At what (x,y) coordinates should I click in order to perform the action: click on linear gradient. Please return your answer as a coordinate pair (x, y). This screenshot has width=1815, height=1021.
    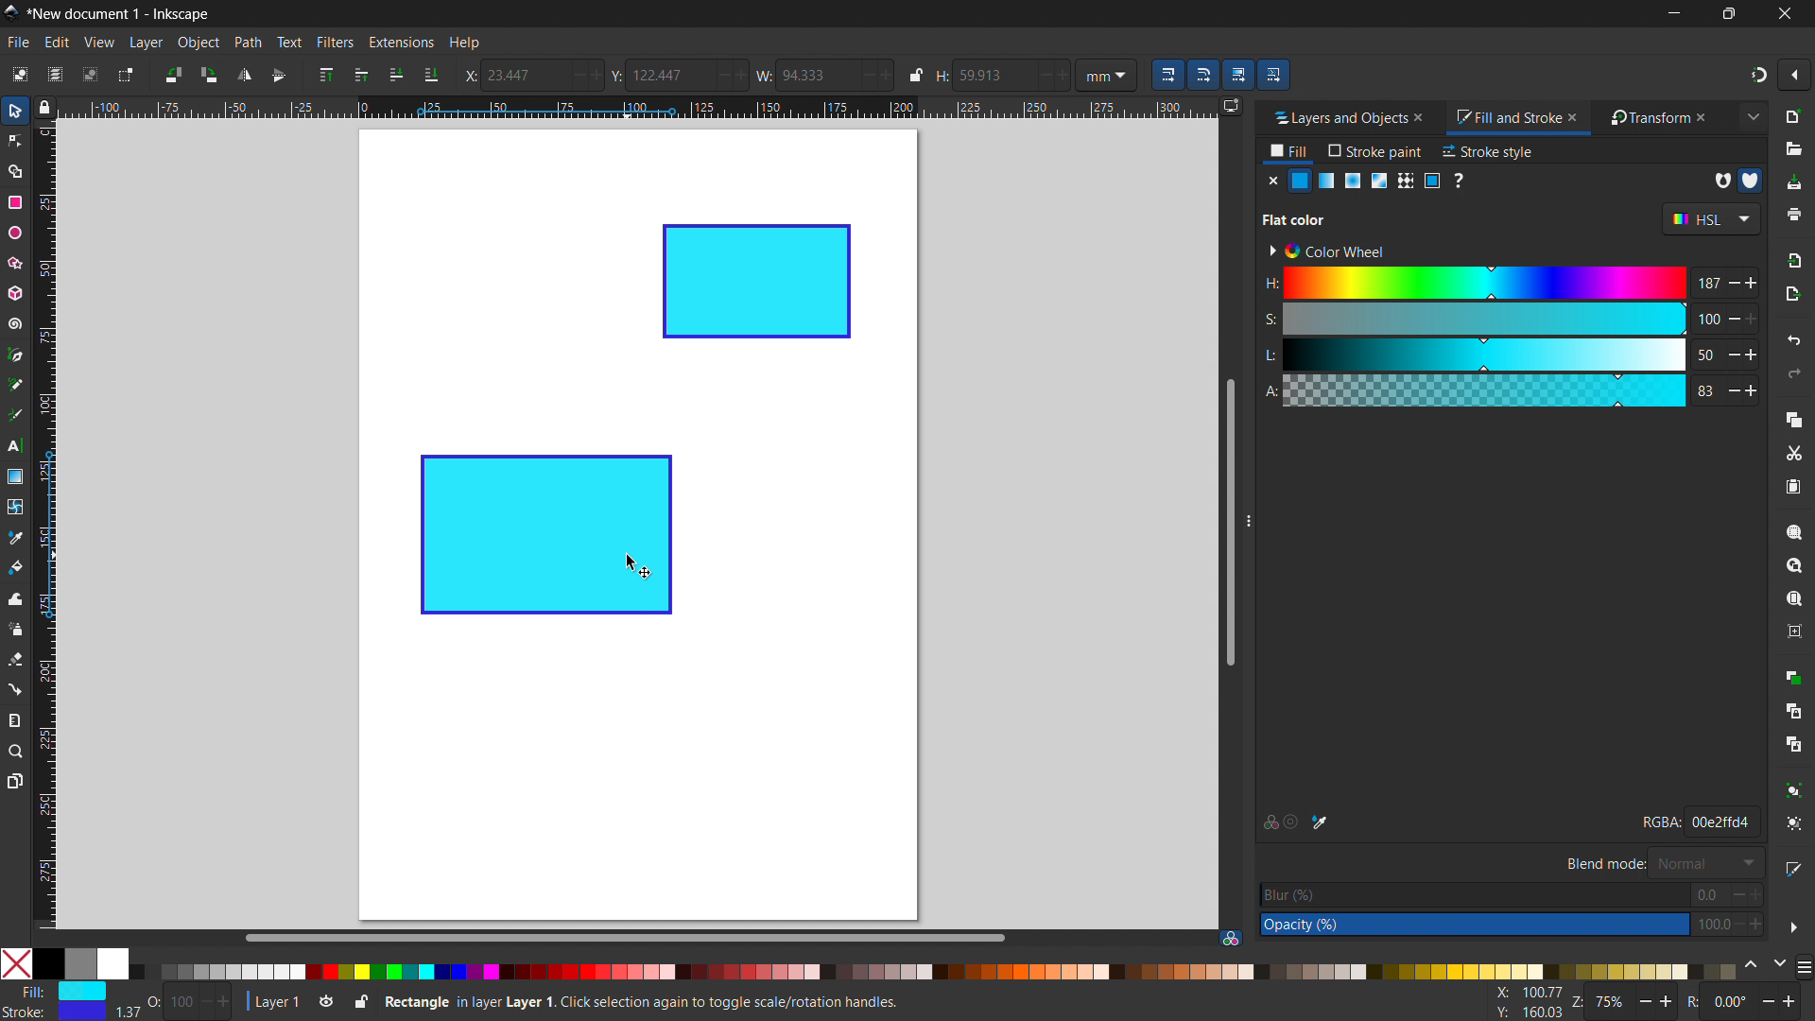
    Looking at the image, I should click on (1327, 181).